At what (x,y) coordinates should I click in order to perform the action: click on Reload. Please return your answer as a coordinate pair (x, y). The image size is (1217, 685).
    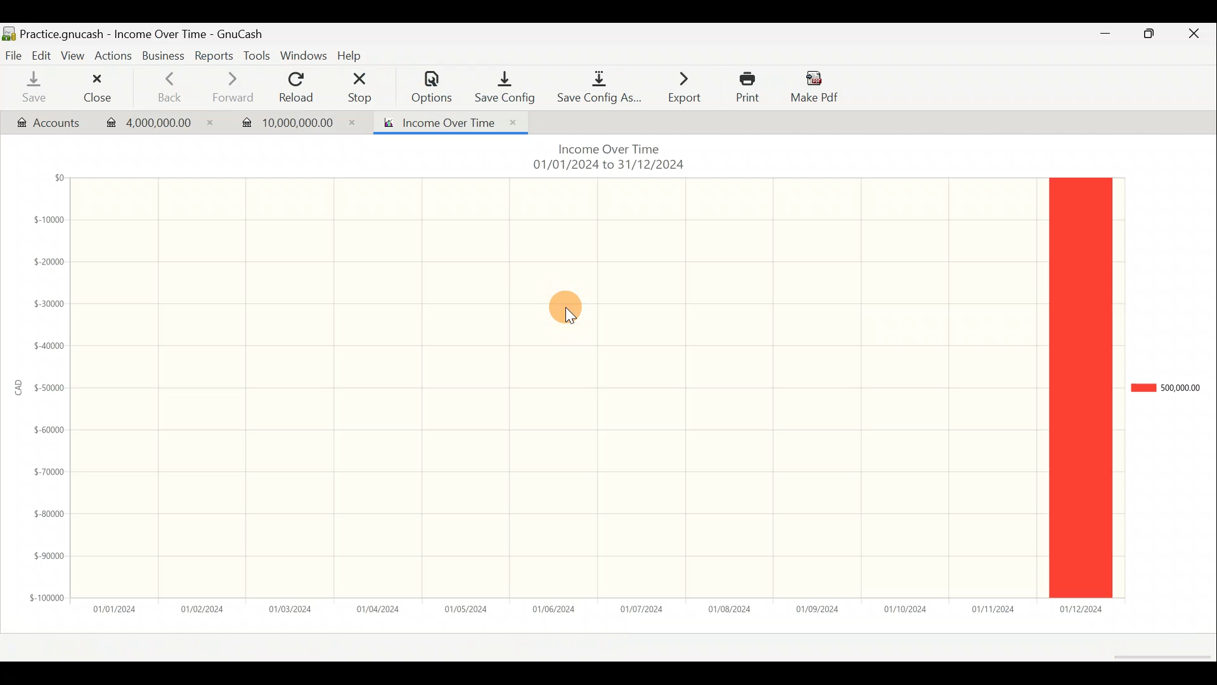
    Looking at the image, I should click on (297, 86).